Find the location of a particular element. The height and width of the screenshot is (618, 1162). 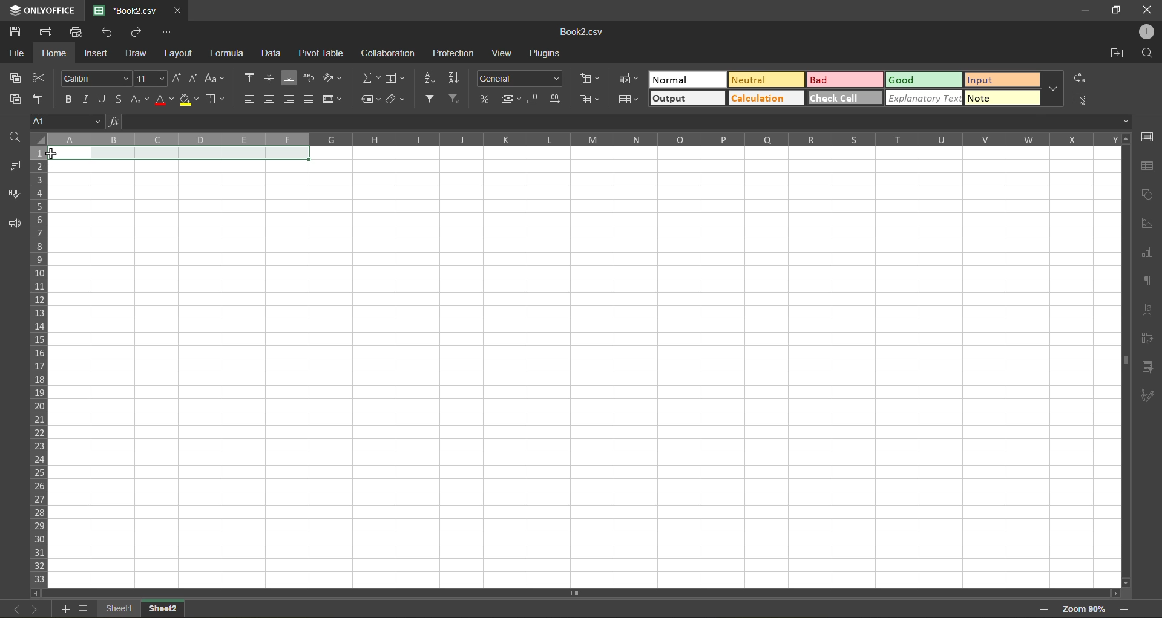

merge and center is located at coordinates (334, 99).